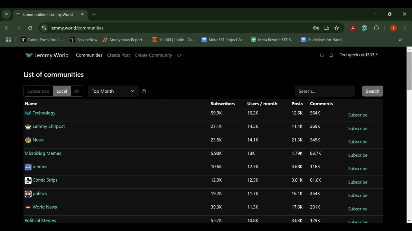 The height and width of the screenshot is (231, 412). I want to click on News, so click(35, 141).